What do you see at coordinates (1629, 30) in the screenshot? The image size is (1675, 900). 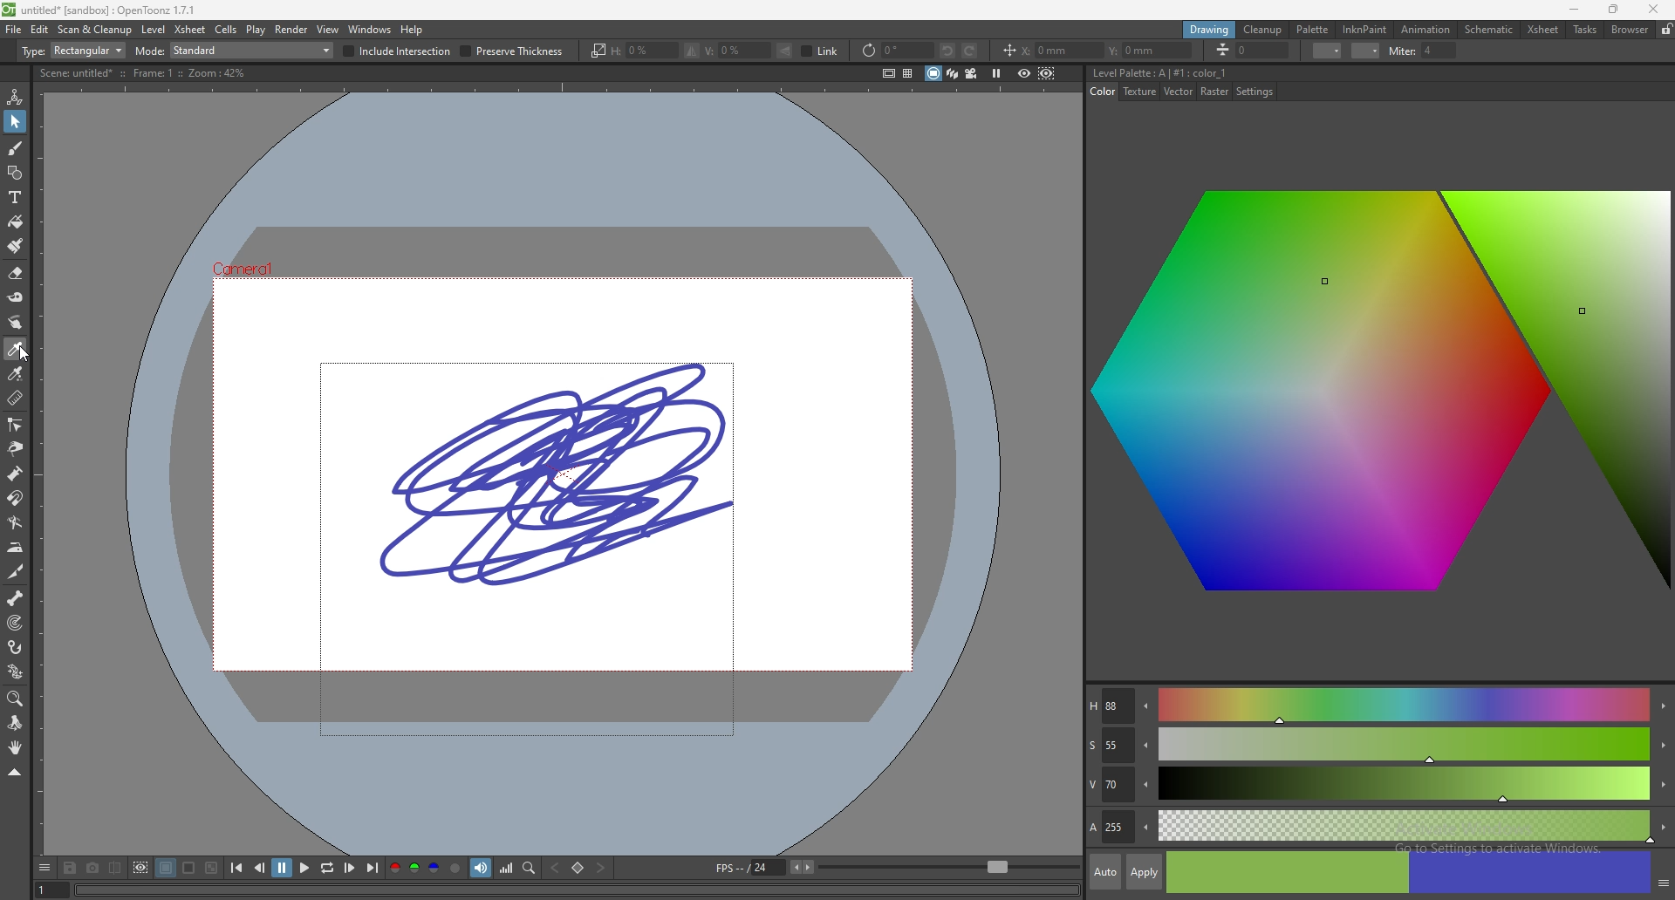 I see `browser` at bounding box center [1629, 30].